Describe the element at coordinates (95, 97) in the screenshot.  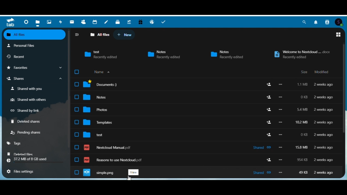
I see `notes` at that location.